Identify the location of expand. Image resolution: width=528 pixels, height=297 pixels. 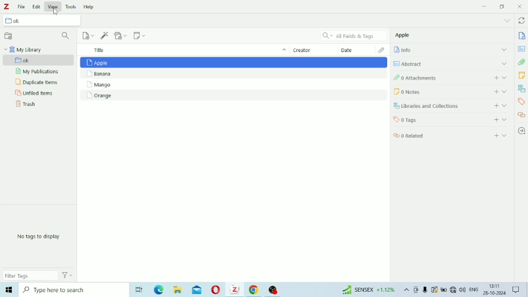
(502, 49).